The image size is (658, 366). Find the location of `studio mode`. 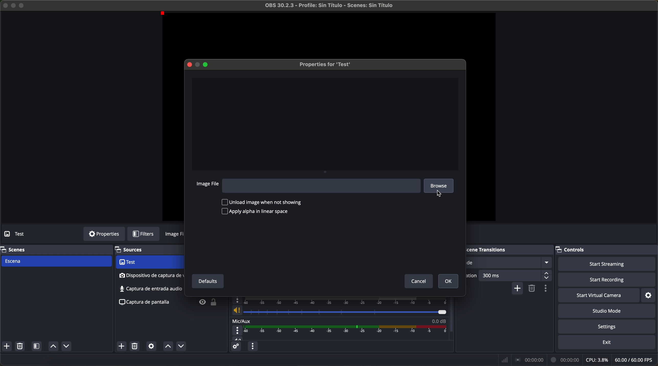

studio mode is located at coordinates (607, 311).